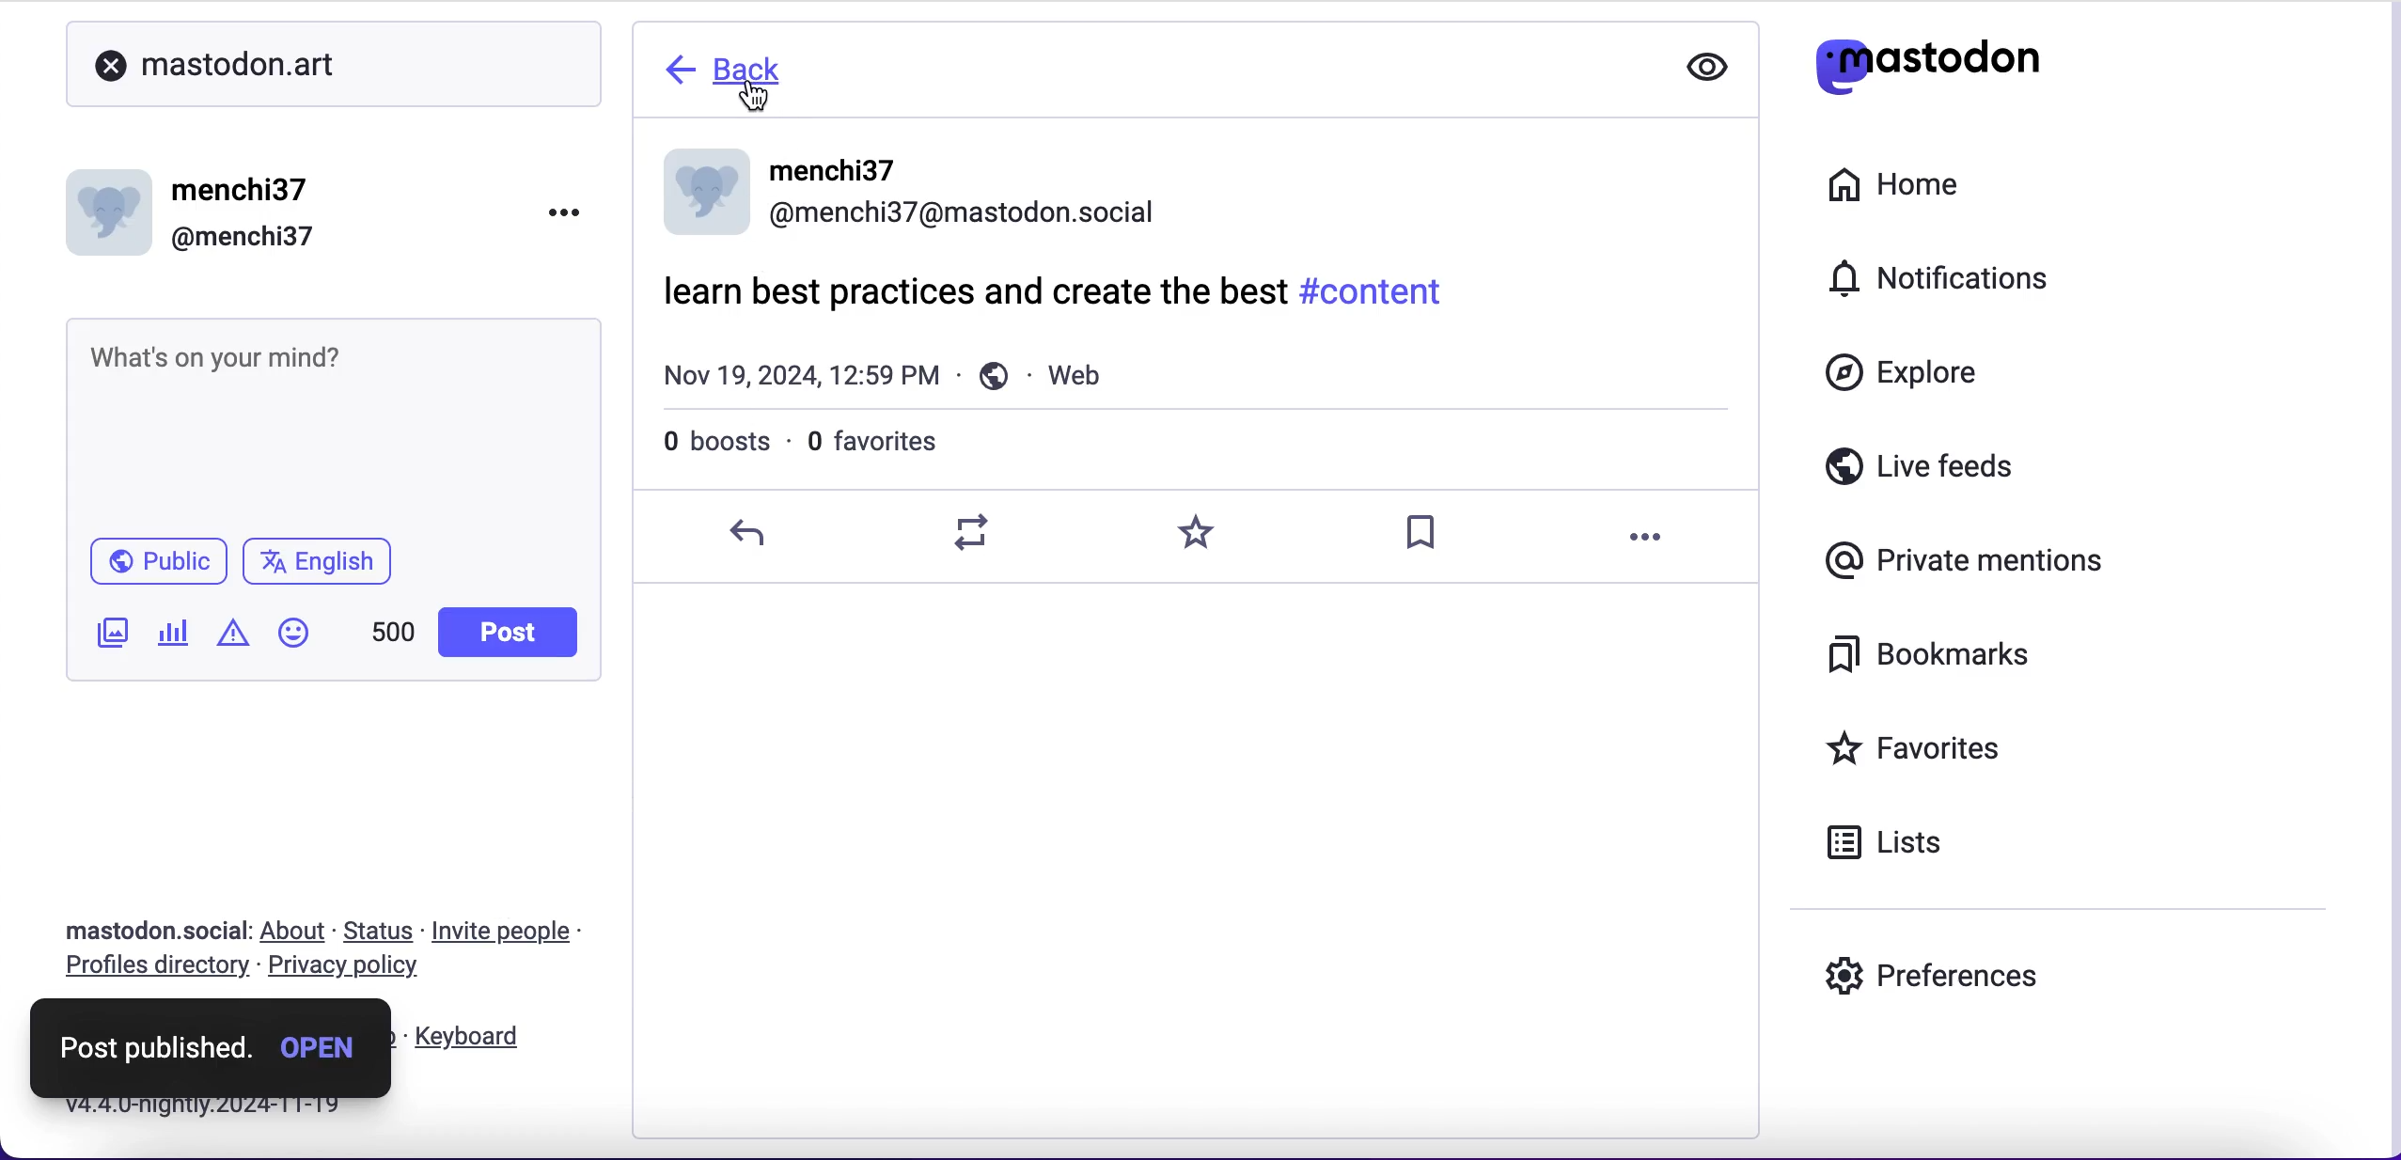  What do you see at coordinates (723, 445) in the screenshot?
I see `0 boosts` at bounding box center [723, 445].